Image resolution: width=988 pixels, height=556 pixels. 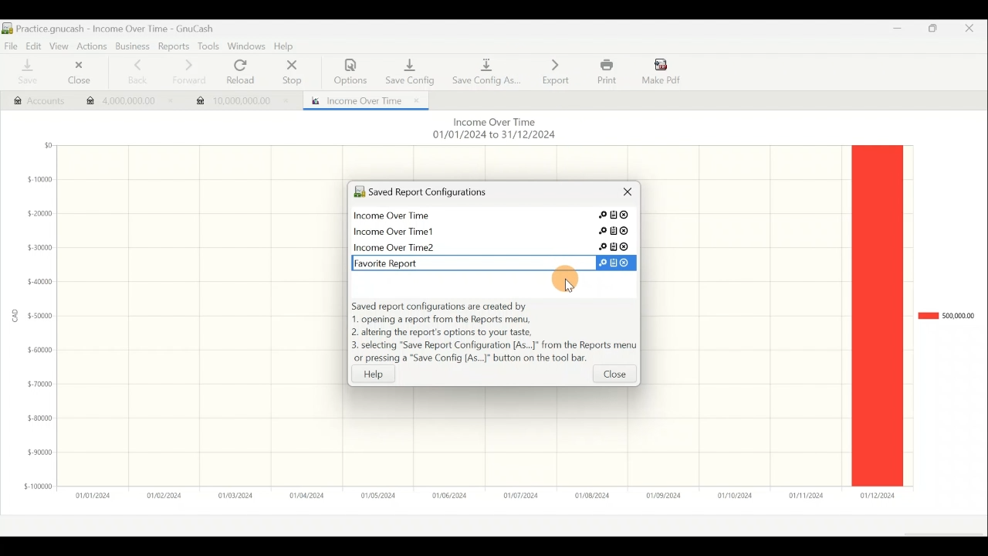 I want to click on Reports, so click(x=175, y=46).